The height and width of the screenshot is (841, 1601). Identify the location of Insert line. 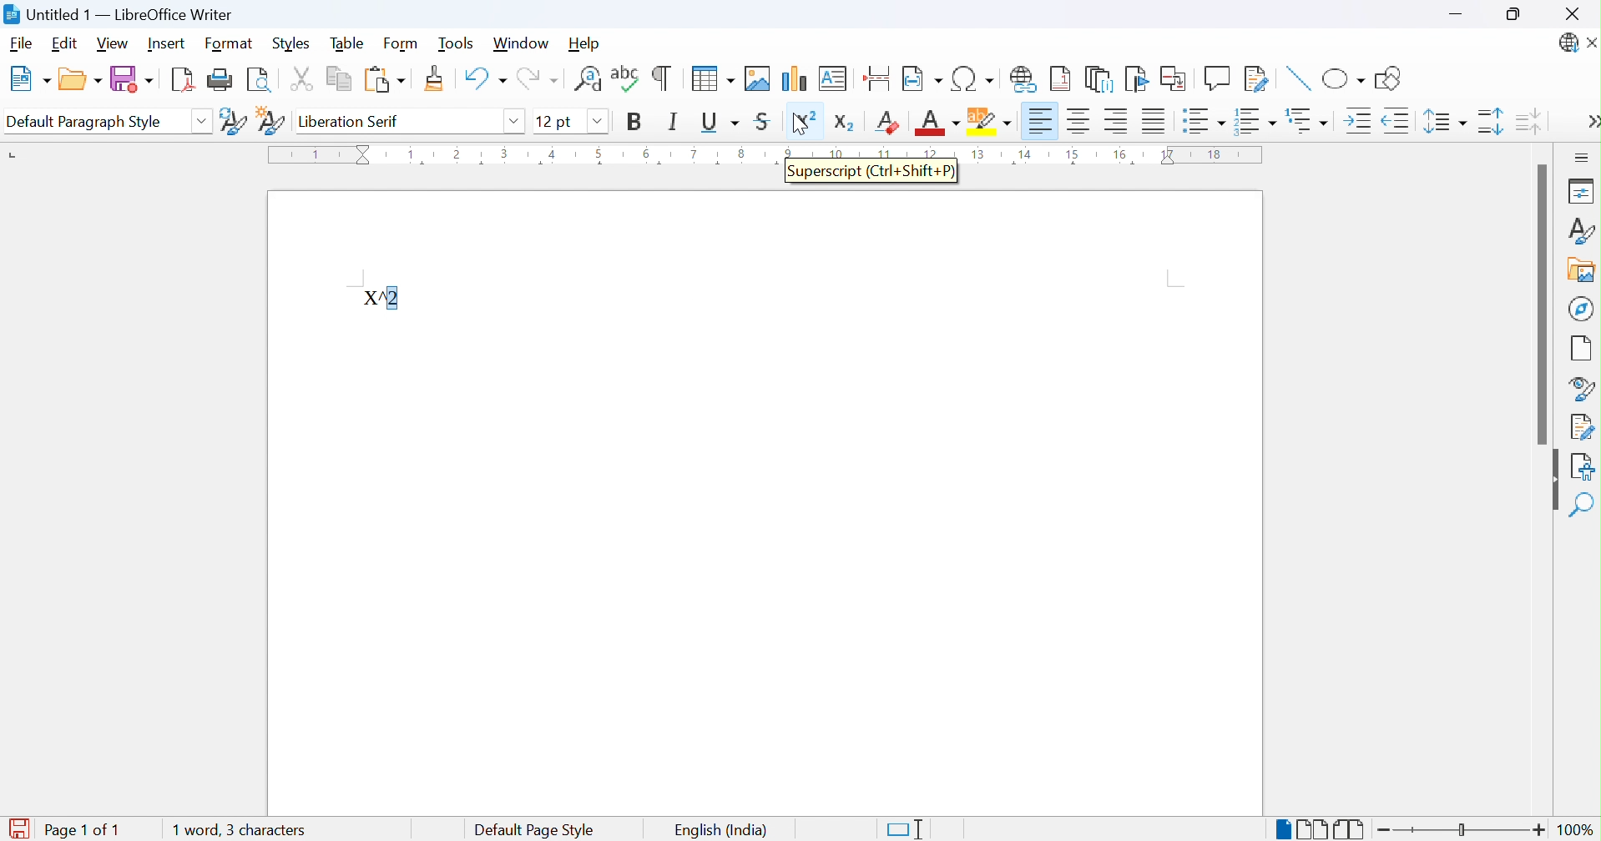
(1299, 81).